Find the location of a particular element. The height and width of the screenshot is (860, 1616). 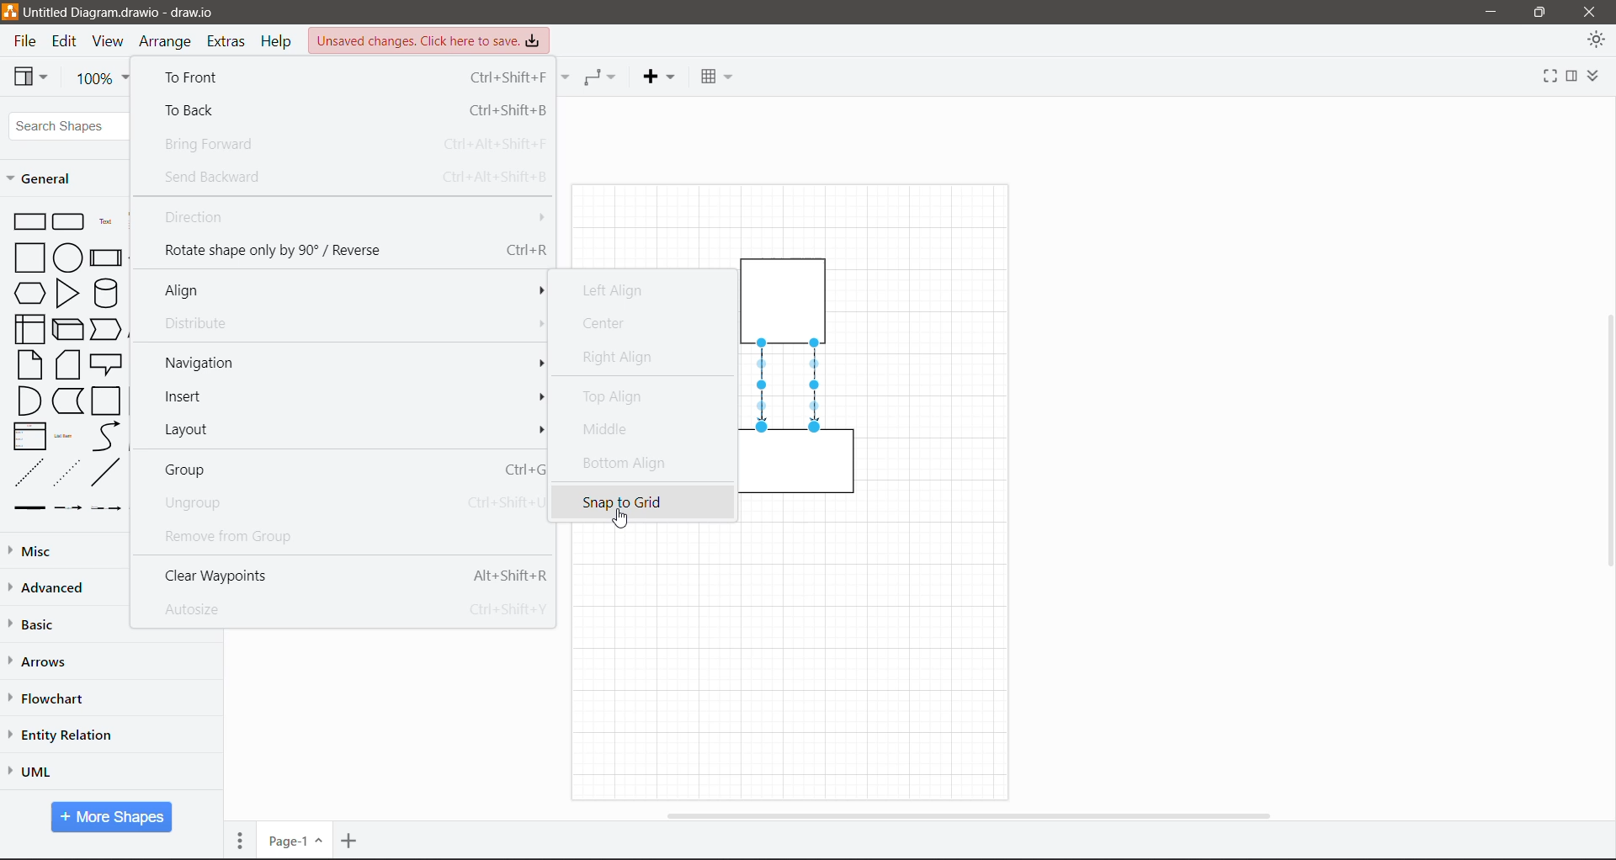

Expand/Collapse is located at coordinates (1597, 77).